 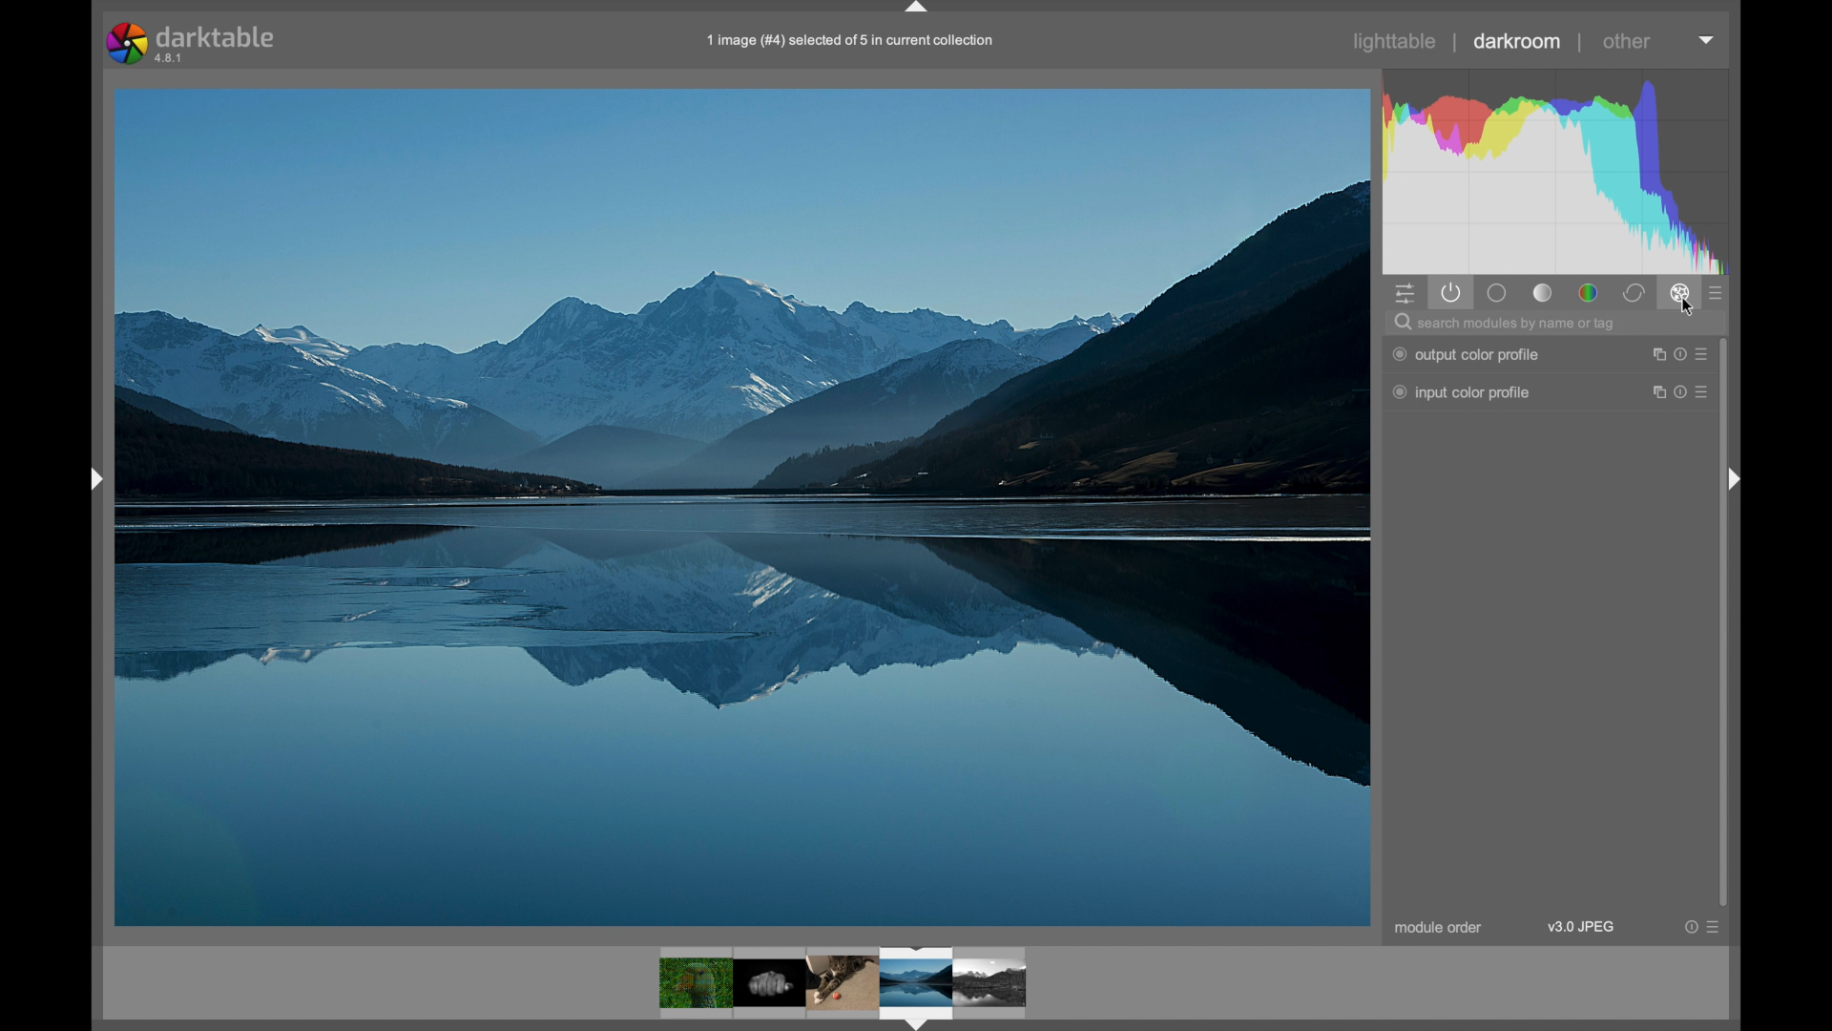 I want to click on more options, so click(x=1704, y=354).